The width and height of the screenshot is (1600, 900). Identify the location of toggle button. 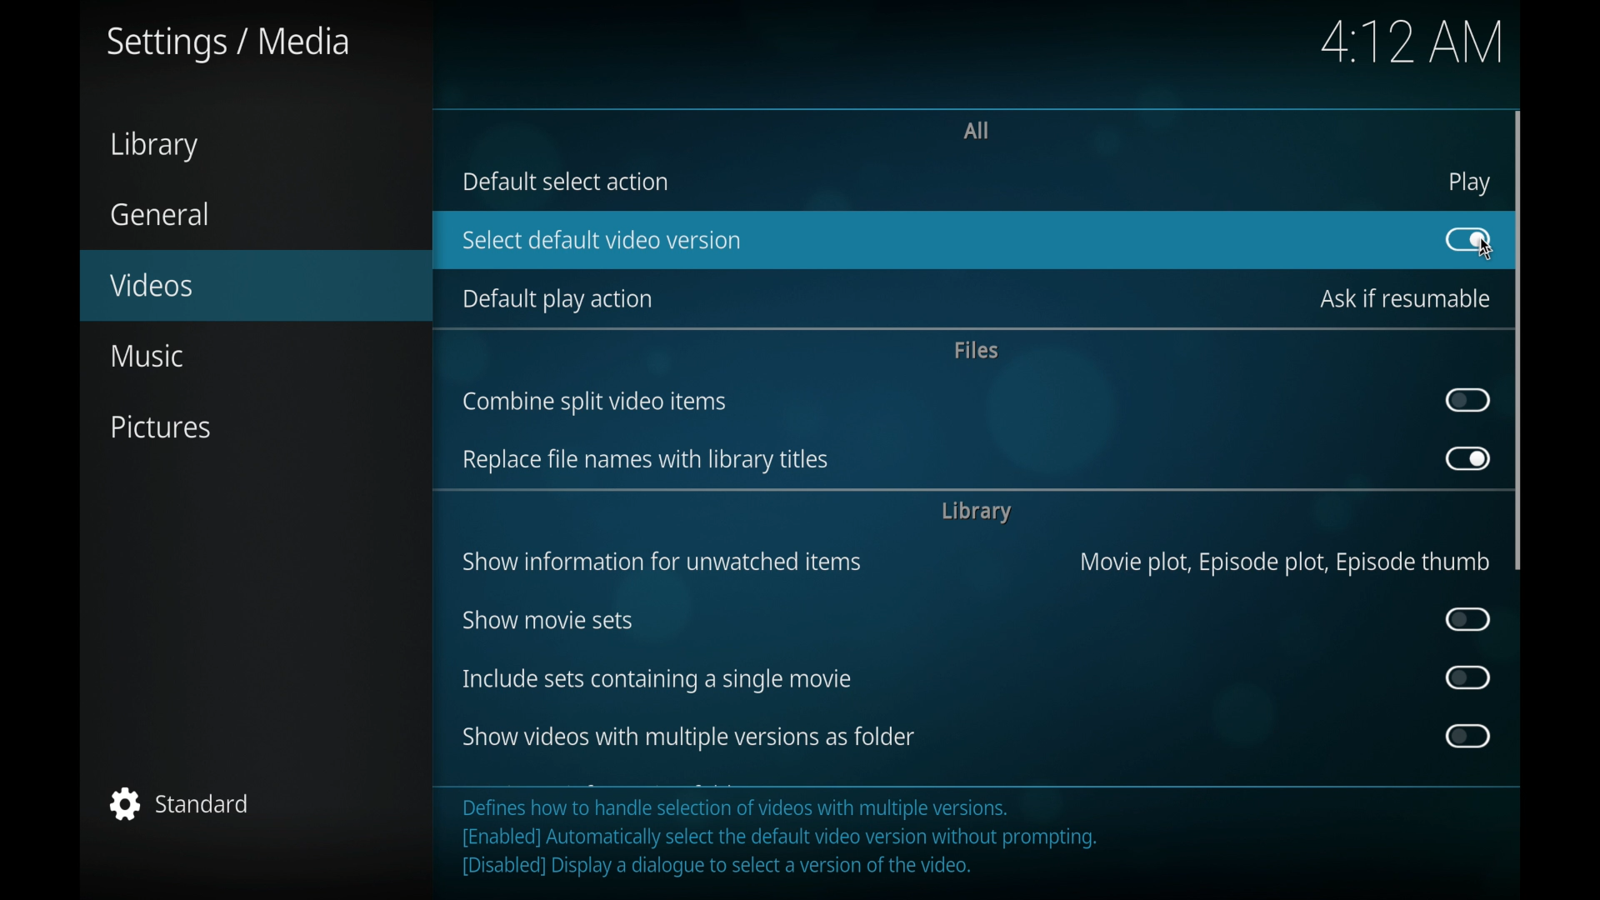
(1468, 619).